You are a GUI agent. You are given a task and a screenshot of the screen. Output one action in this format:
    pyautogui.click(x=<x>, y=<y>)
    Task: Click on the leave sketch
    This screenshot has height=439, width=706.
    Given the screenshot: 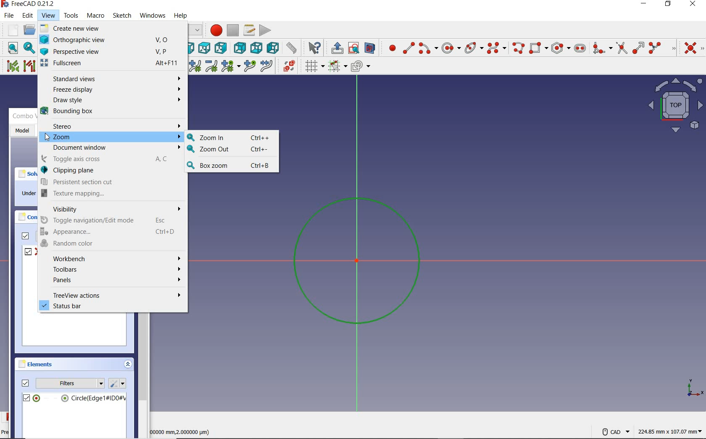 What is the action you would take?
    pyautogui.click(x=335, y=47)
    